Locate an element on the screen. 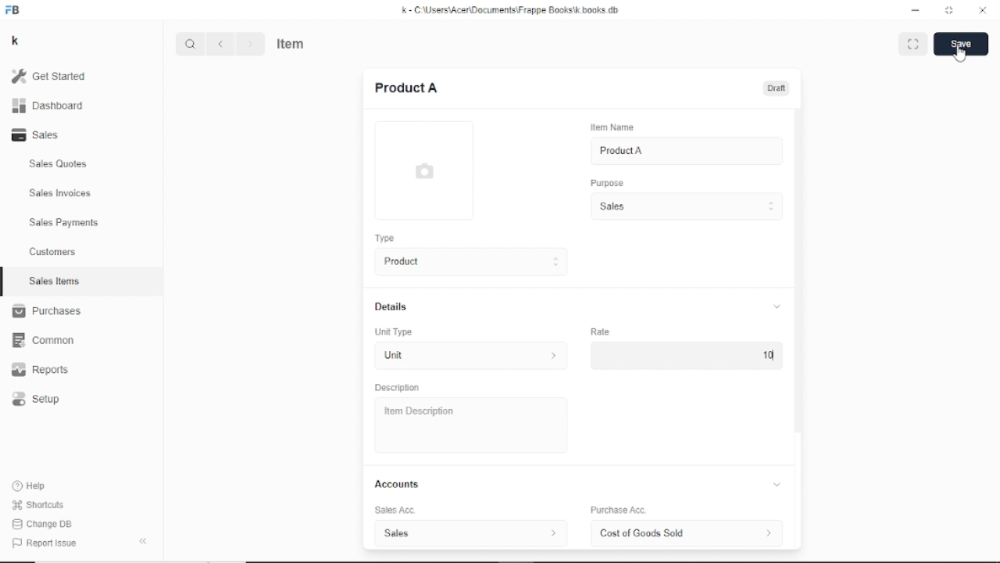 The height and width of the screenshot is (563, 1000). Search is located at coordinates (191, 44).